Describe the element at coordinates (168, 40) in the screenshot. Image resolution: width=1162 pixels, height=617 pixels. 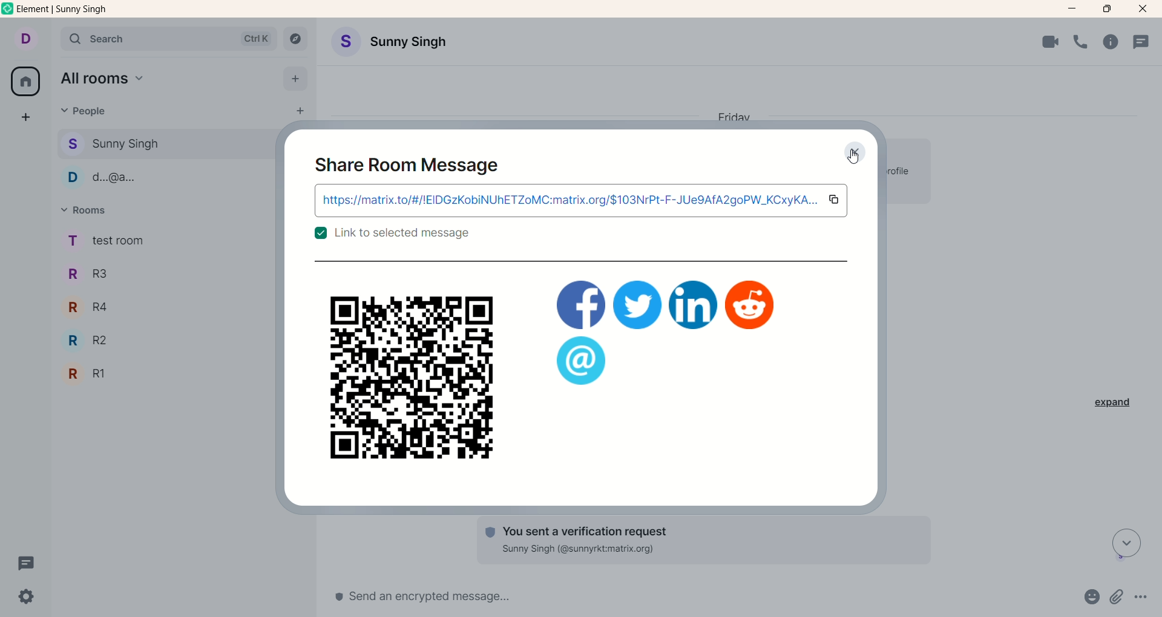
I see `search` at that location.